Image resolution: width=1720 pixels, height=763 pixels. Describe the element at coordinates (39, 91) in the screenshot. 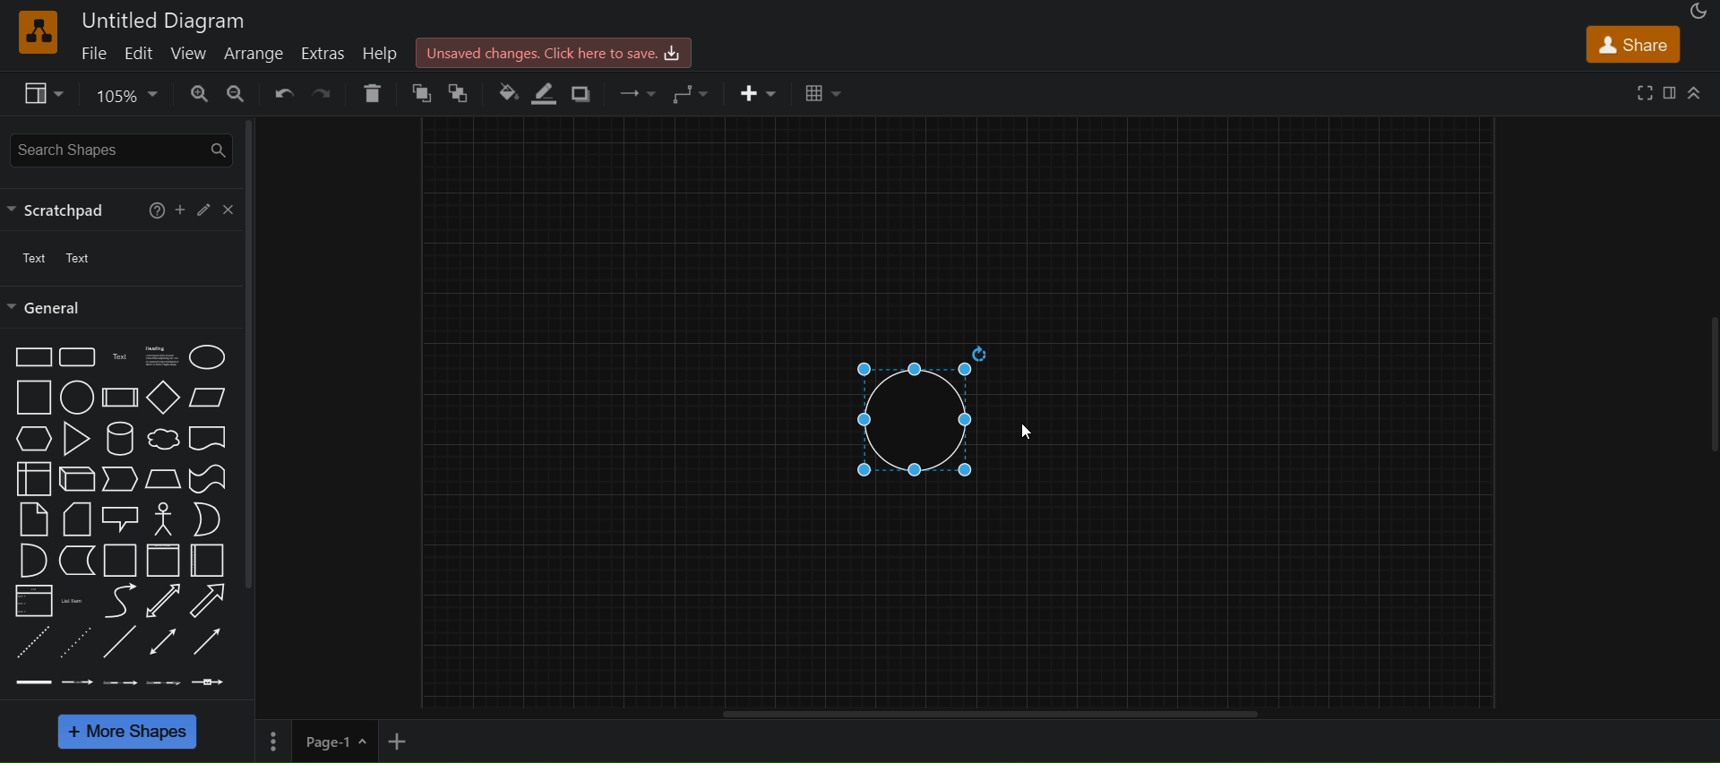

I see `view` at that location.